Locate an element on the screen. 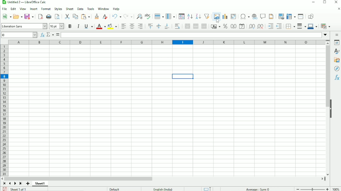  Average: Sum 0 is located at coordinates (257, 189).